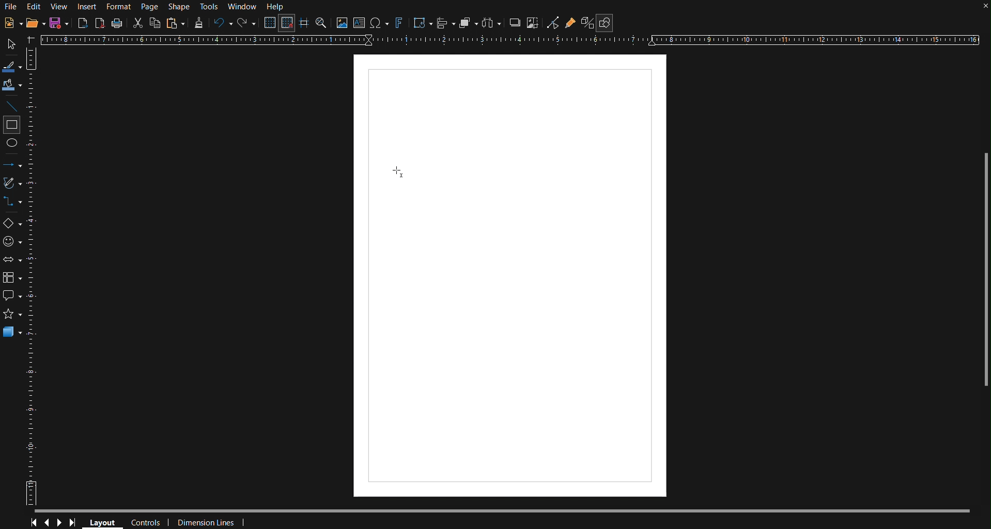 The image size is (991, 529). I want to click on Snap to Grid, so click(286, 23).